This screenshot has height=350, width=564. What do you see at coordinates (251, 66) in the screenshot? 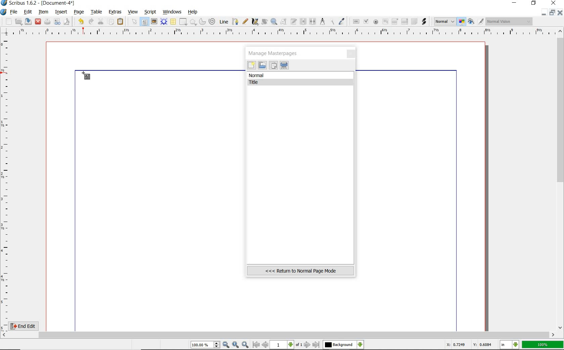
I see `new` at bounding box center [251, 66].